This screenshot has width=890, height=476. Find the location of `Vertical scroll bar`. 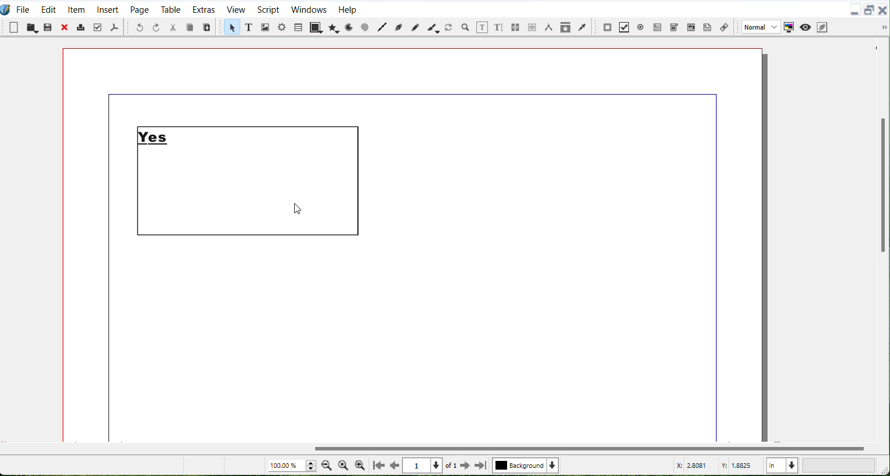

Vertical scroll bar is located at coordinates (436, 448).